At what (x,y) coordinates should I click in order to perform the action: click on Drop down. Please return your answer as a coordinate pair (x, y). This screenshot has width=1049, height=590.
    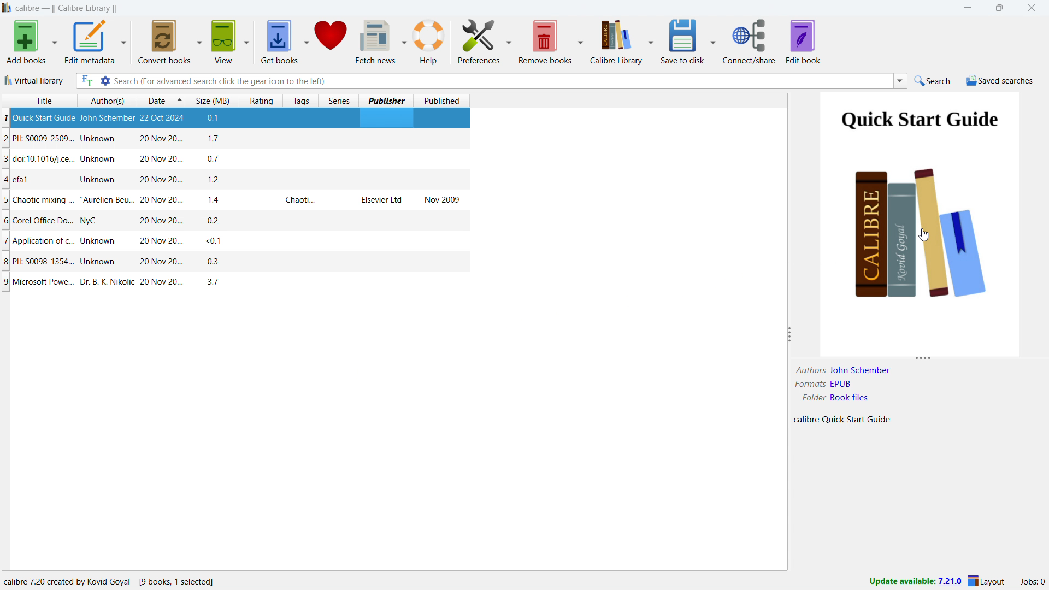
    Looking at the image, I should click on (900, 81).